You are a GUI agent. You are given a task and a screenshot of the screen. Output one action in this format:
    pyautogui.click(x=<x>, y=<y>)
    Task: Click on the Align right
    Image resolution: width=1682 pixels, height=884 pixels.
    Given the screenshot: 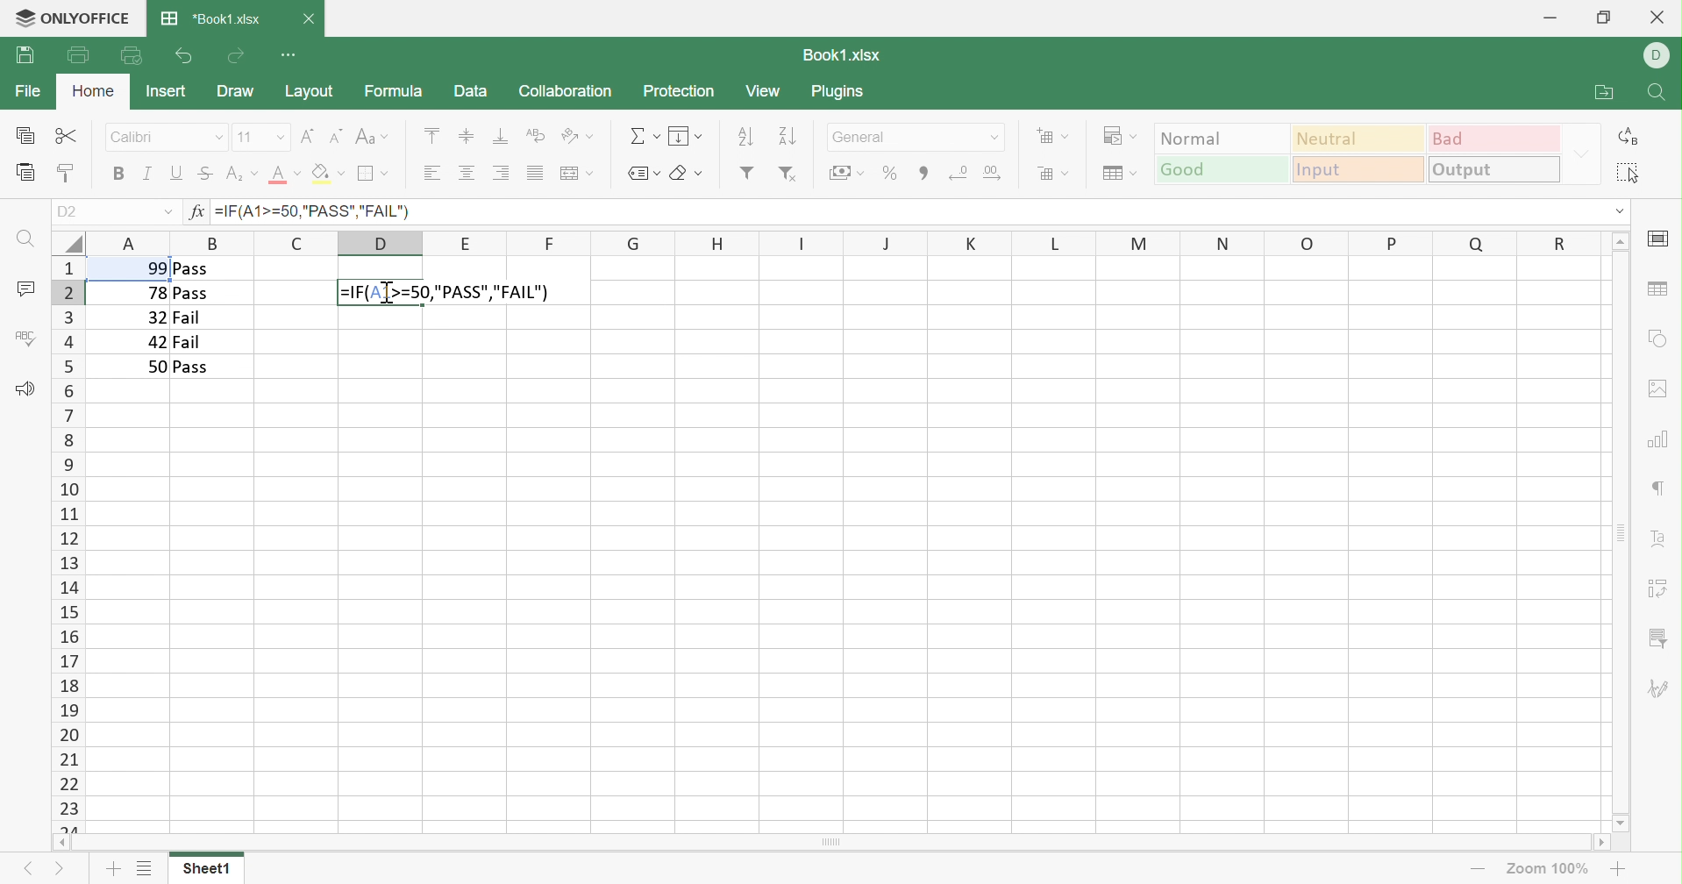 What is the action you would take?
    pyautogui.click(x=500, y=174)
    